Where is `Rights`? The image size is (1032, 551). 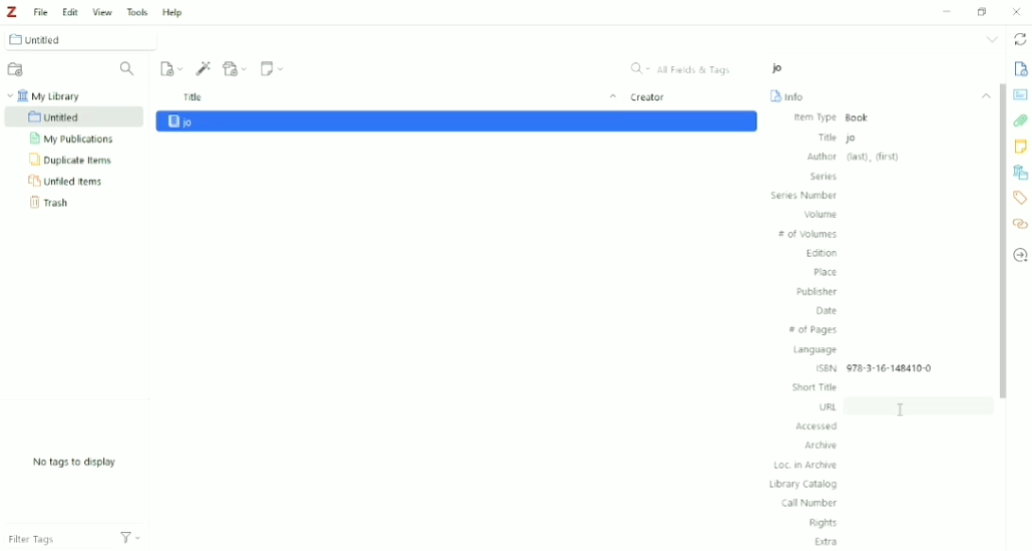 Rights is located at coordinates (822, 524).